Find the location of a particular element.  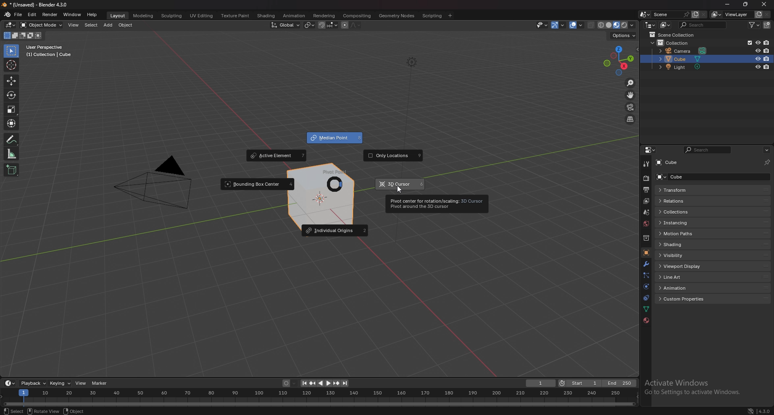

keying is located at coordinates (59, 384).